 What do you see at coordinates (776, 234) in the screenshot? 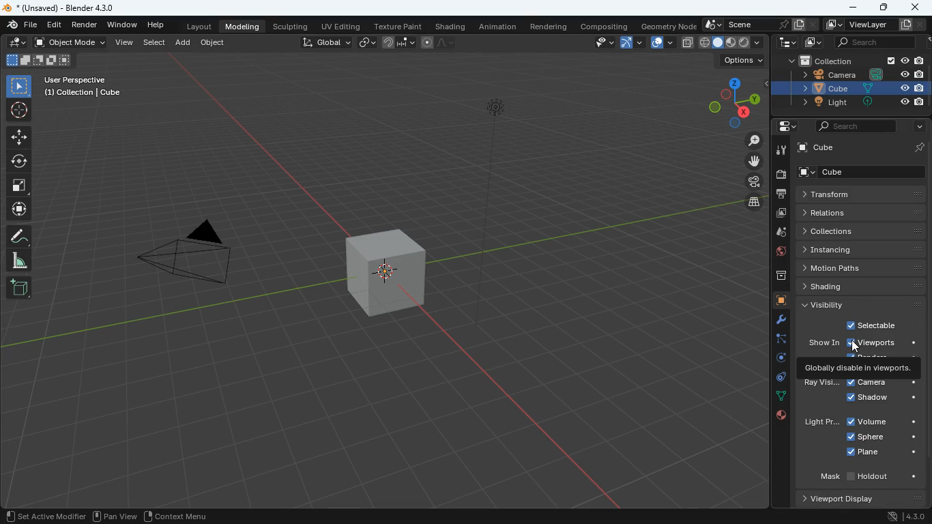
I see `drop` at bounding box center [776, 234].